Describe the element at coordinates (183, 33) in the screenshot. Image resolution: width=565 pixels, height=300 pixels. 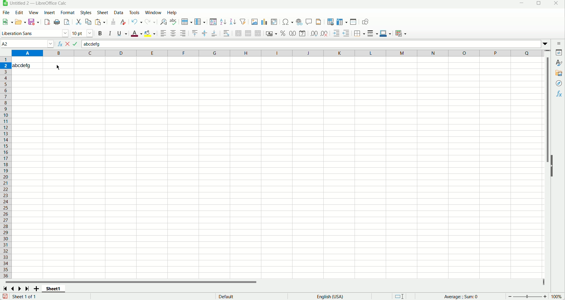
I see `align right` at that location.